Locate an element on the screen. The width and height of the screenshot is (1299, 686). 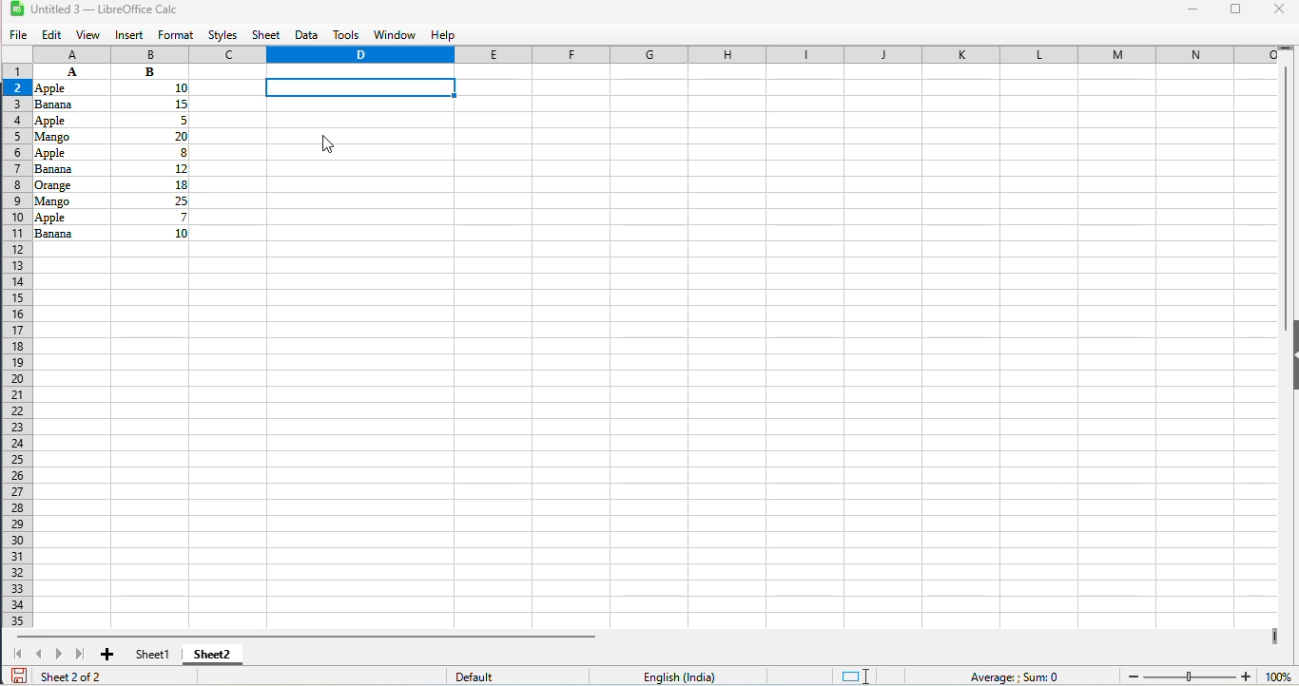
zoom factor is located at coordinates (1280, 676).